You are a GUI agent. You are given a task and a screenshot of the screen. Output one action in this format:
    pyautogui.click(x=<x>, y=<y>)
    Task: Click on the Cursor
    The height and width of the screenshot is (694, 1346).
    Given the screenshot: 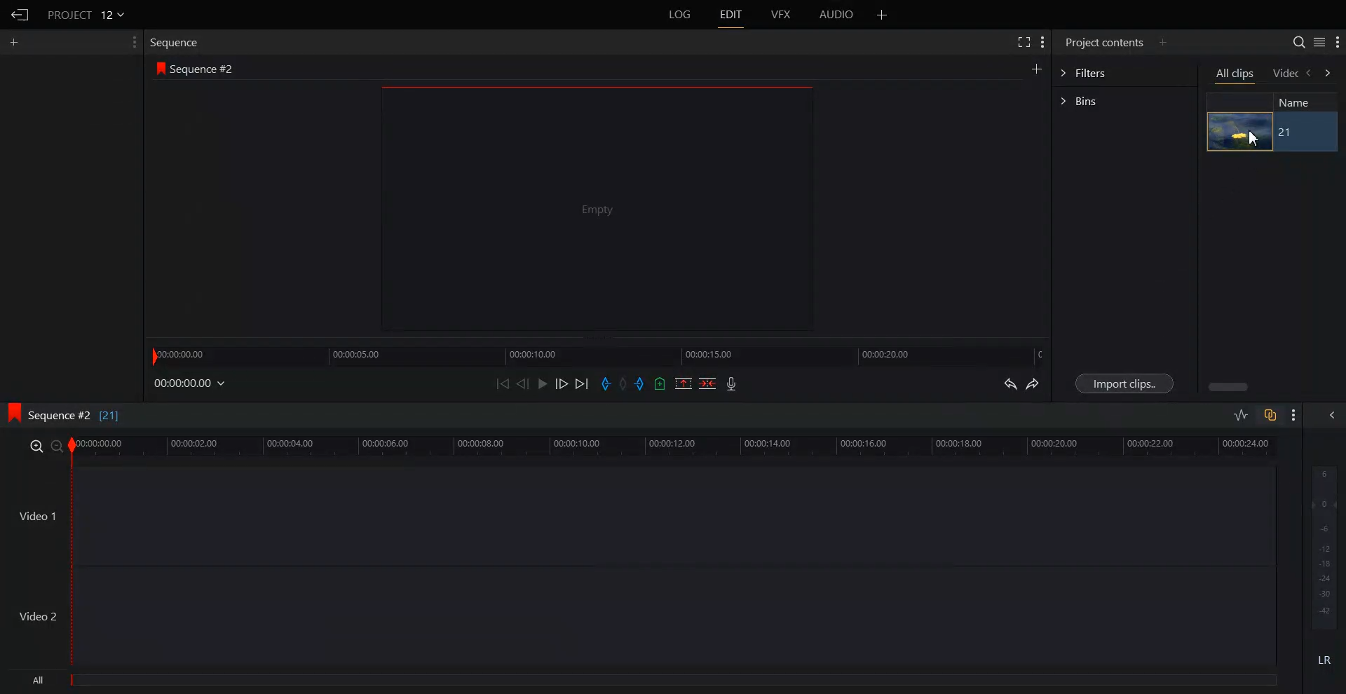 What is the action you would take?
    pyautogui.click(x=1256, y=138)
    